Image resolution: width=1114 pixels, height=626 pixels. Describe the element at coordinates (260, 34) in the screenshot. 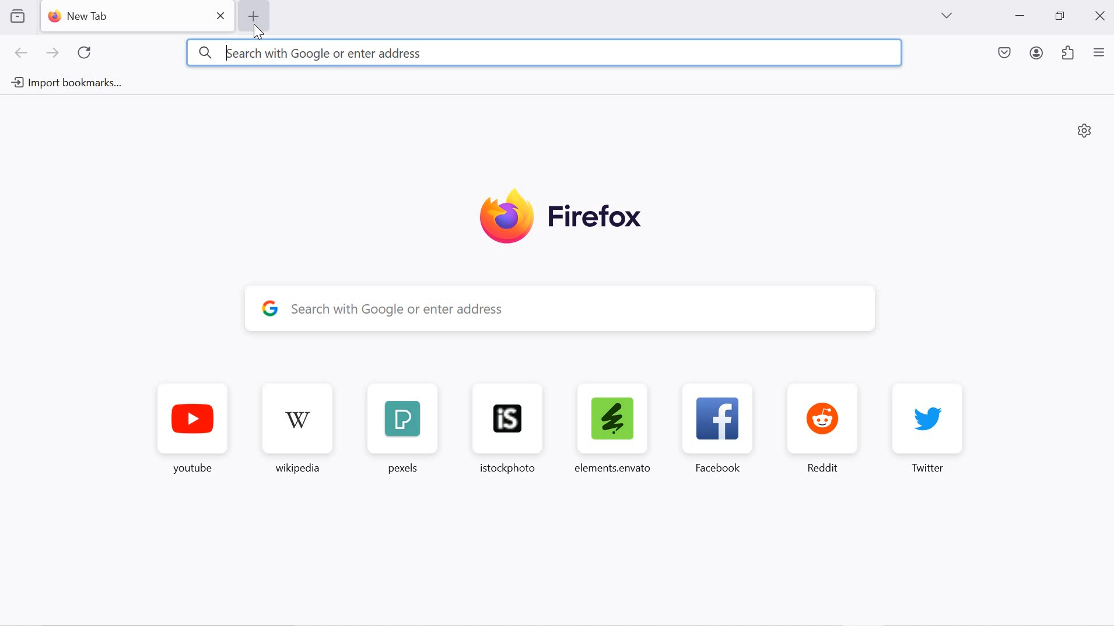

I see `cursor` at that location.